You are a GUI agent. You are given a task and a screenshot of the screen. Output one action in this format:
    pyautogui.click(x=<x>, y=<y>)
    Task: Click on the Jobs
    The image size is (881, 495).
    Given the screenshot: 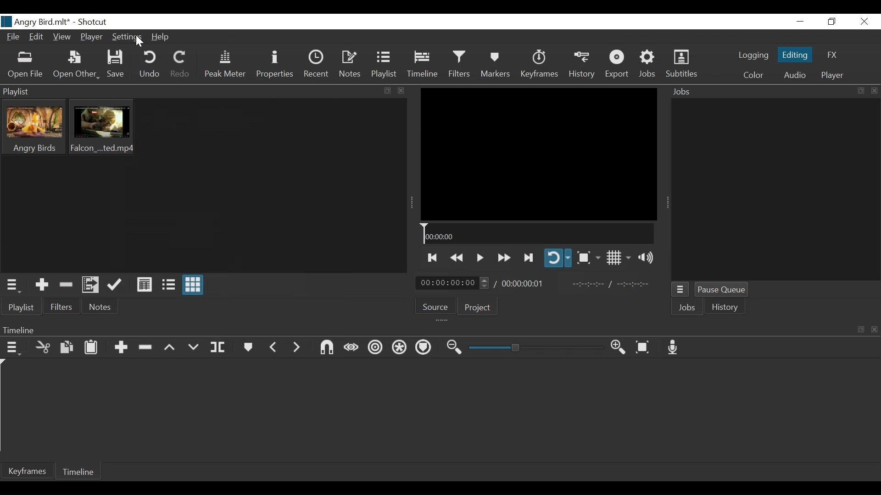 What is the action you would take?
    pyautogui.click(x=648, y=65)
    